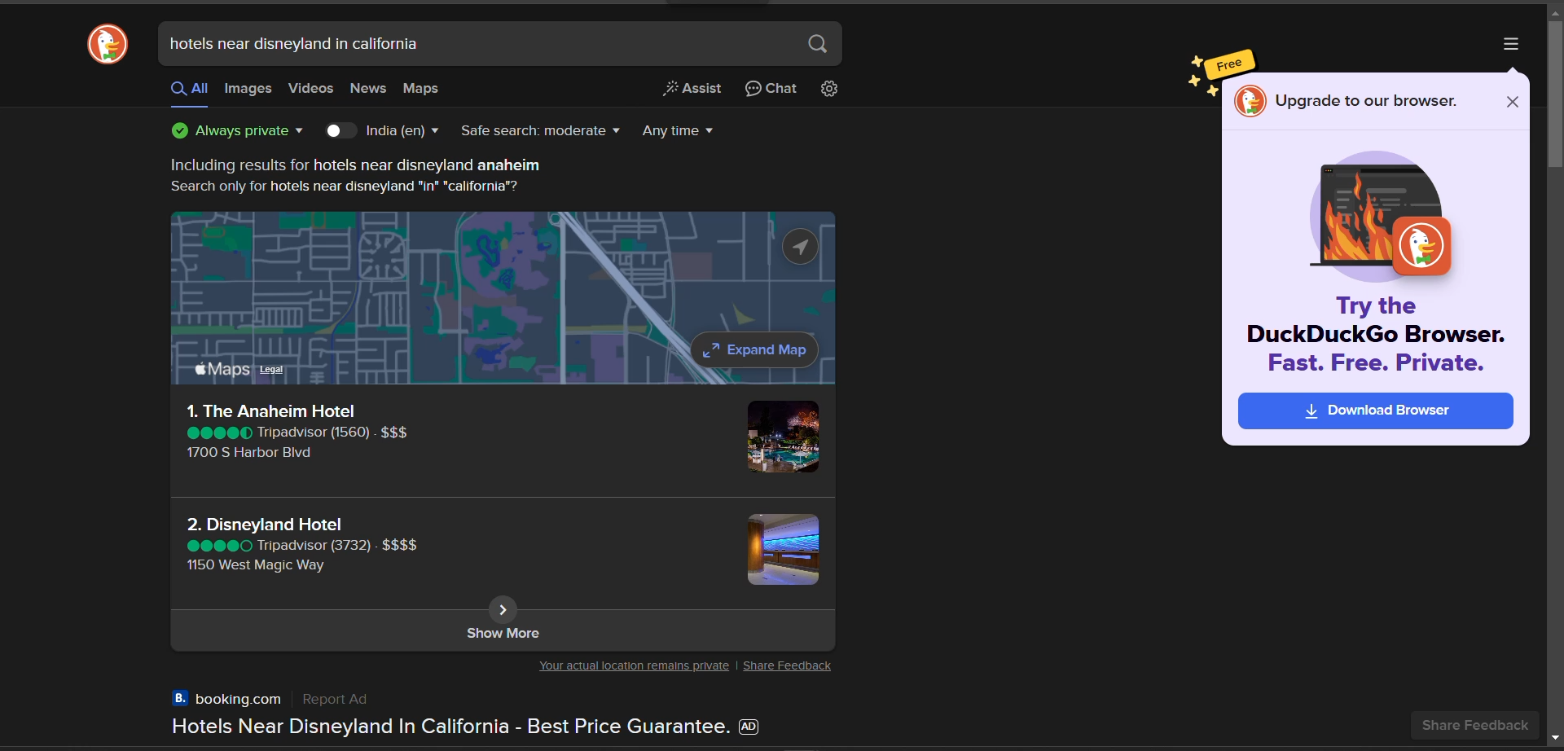  Describe the element at coordinates (1554, 93) in the screenshot. I see `vertical scroll bar` at that location.